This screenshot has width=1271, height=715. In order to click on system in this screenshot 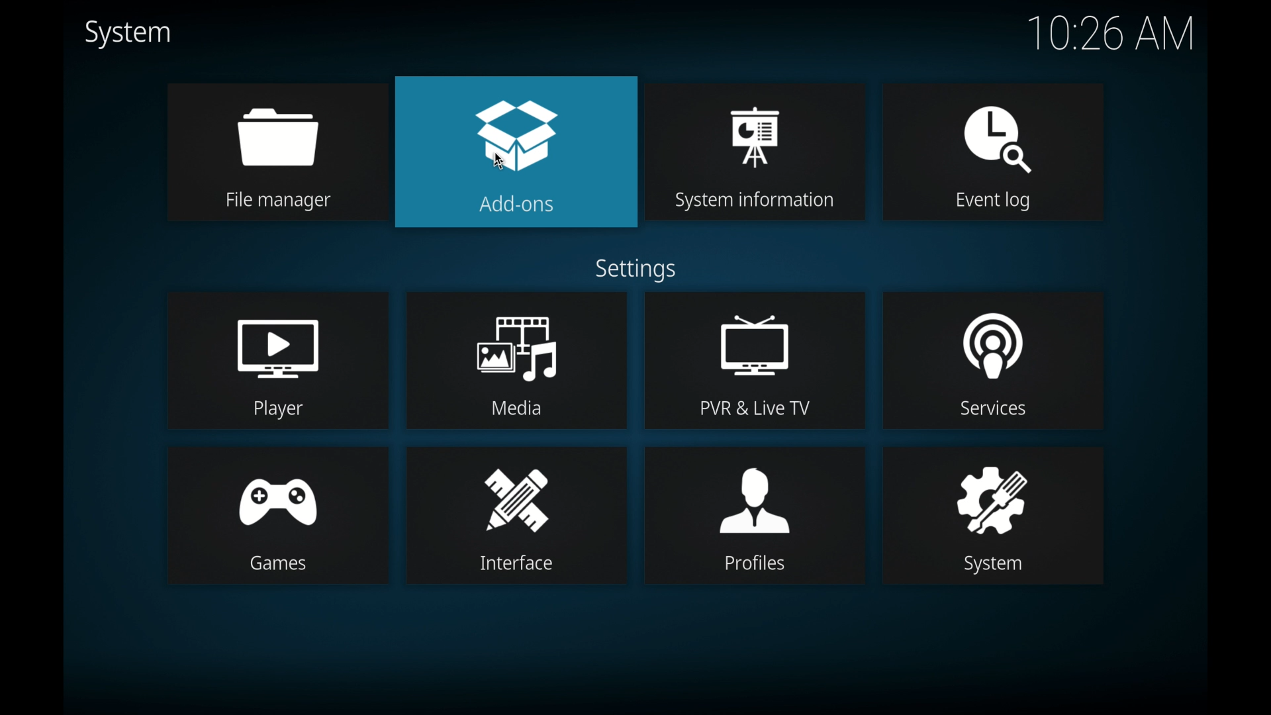, I will do `click(127, 34)`.